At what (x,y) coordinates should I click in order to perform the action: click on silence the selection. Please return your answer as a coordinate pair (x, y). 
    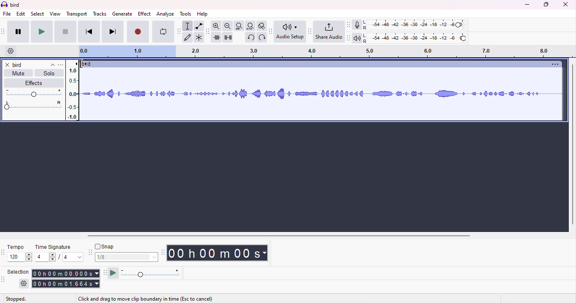
    Looking at the image, I should click on (228, 38).